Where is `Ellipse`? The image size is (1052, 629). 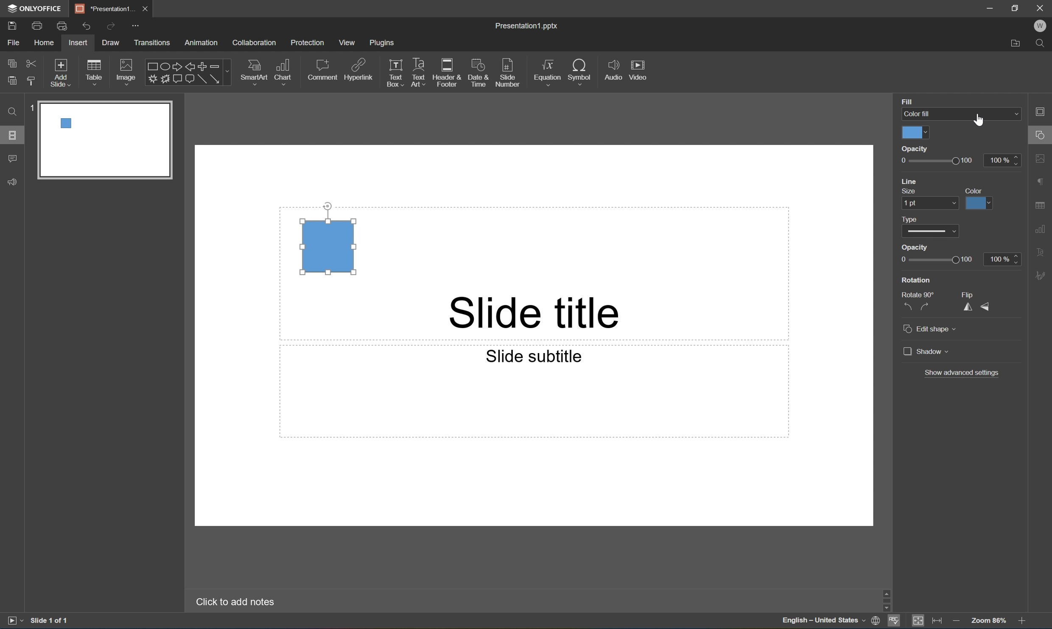 Ellipse is located at coordinates (164, 67).